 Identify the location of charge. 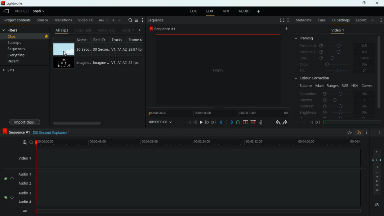
(238, 122).